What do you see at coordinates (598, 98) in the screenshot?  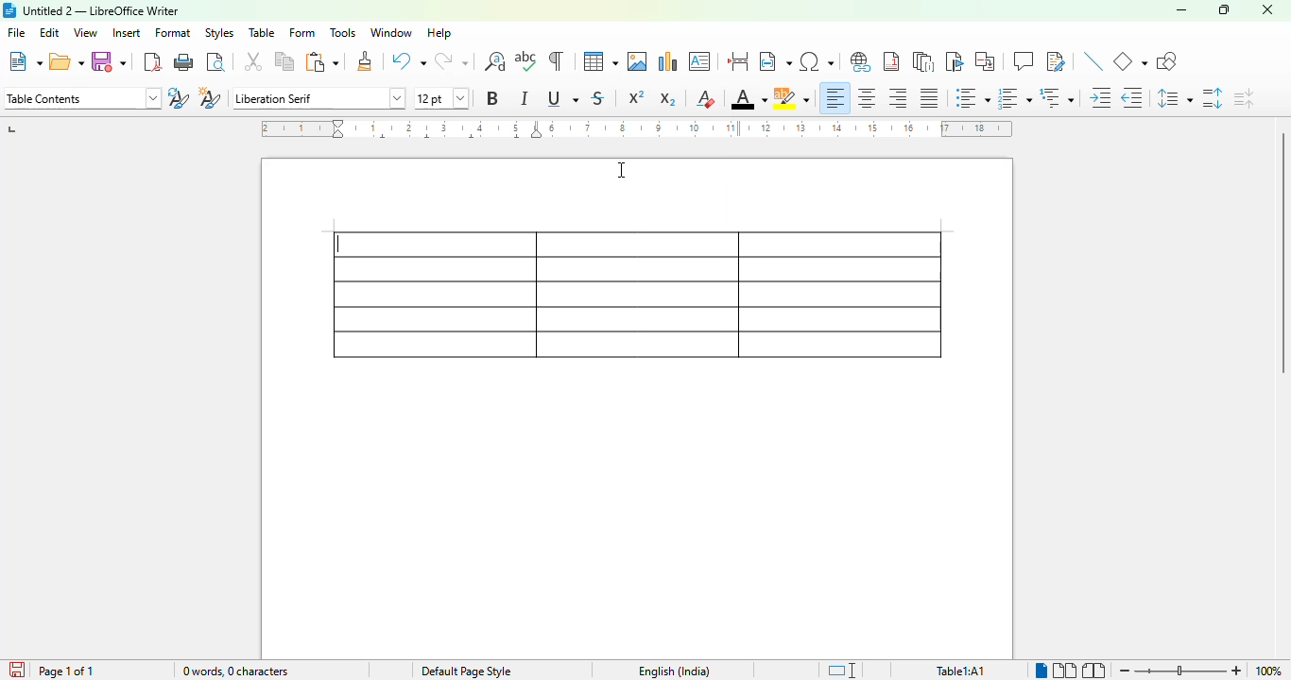 I see `strikethrough` at bounding box center [598, 98].